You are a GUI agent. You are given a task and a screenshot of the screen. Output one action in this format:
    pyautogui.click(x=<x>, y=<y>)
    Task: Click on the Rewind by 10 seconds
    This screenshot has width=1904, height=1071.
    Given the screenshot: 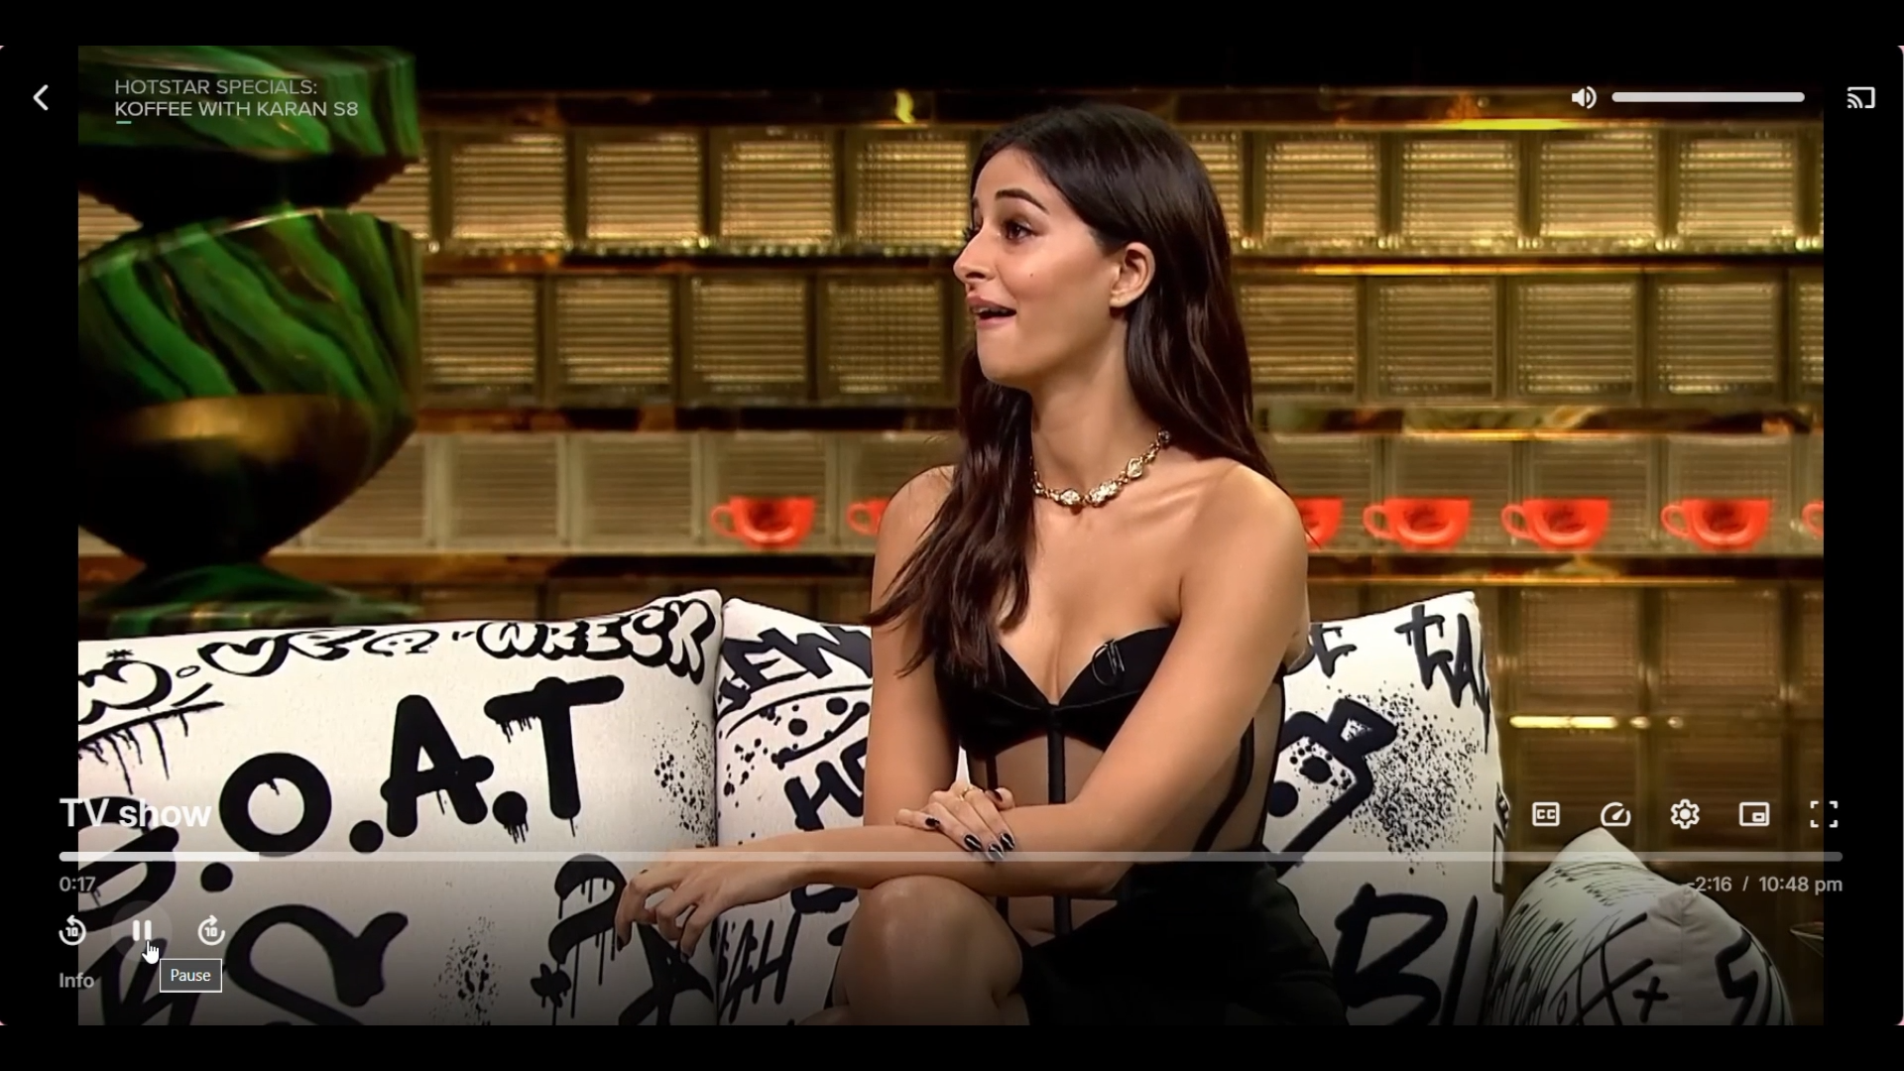 What is the action you would take?
    pyautogui.click(x=72, y=932)
    